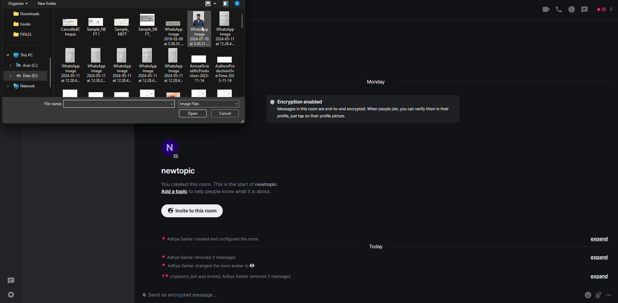 This screenshot has width=618, height=303. Describe the element at coordinates (193, 103) in the screenshot. I see `image files` at that location.